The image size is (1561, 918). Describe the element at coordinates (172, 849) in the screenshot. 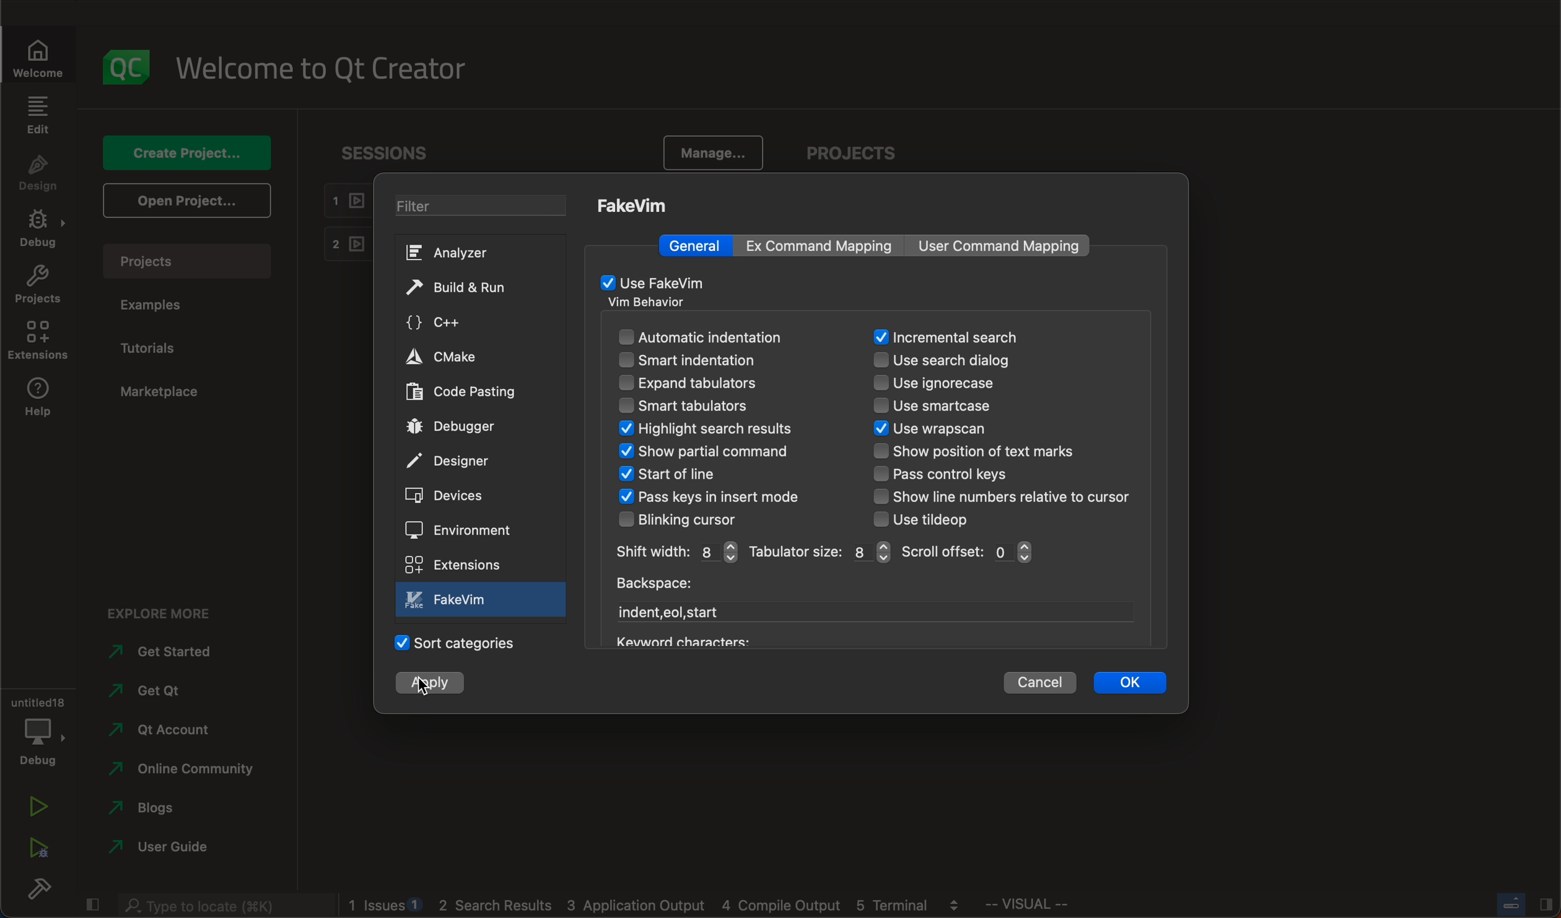

I see `user guide` at that location.